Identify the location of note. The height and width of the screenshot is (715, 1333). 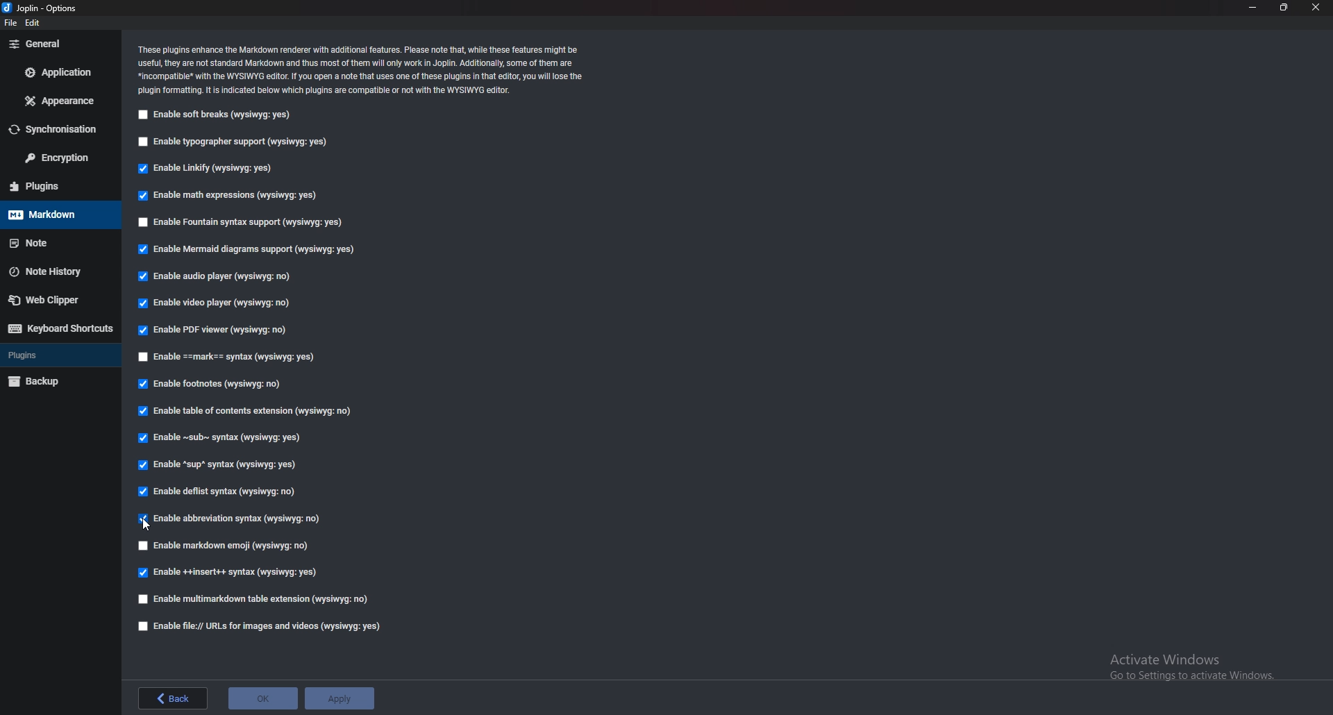
(55, 244).